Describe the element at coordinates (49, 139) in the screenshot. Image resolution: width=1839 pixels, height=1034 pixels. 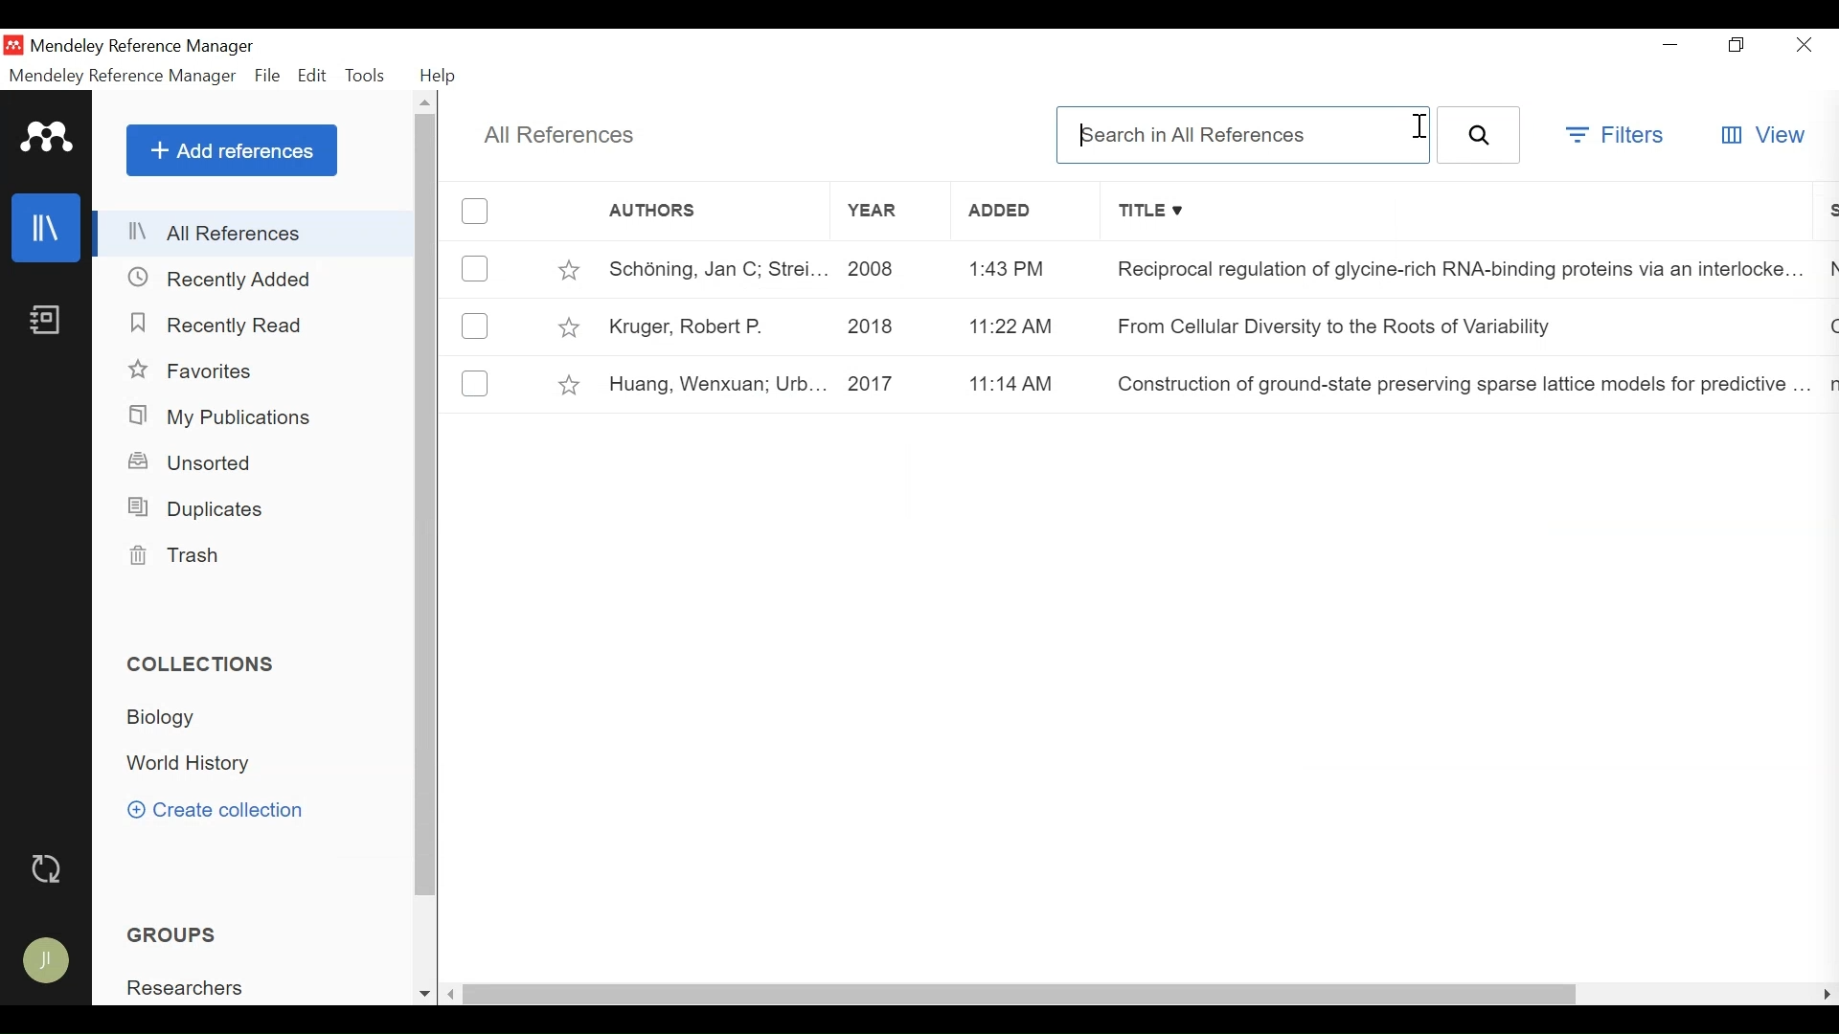
I see `Mendeley Logo` at that location.